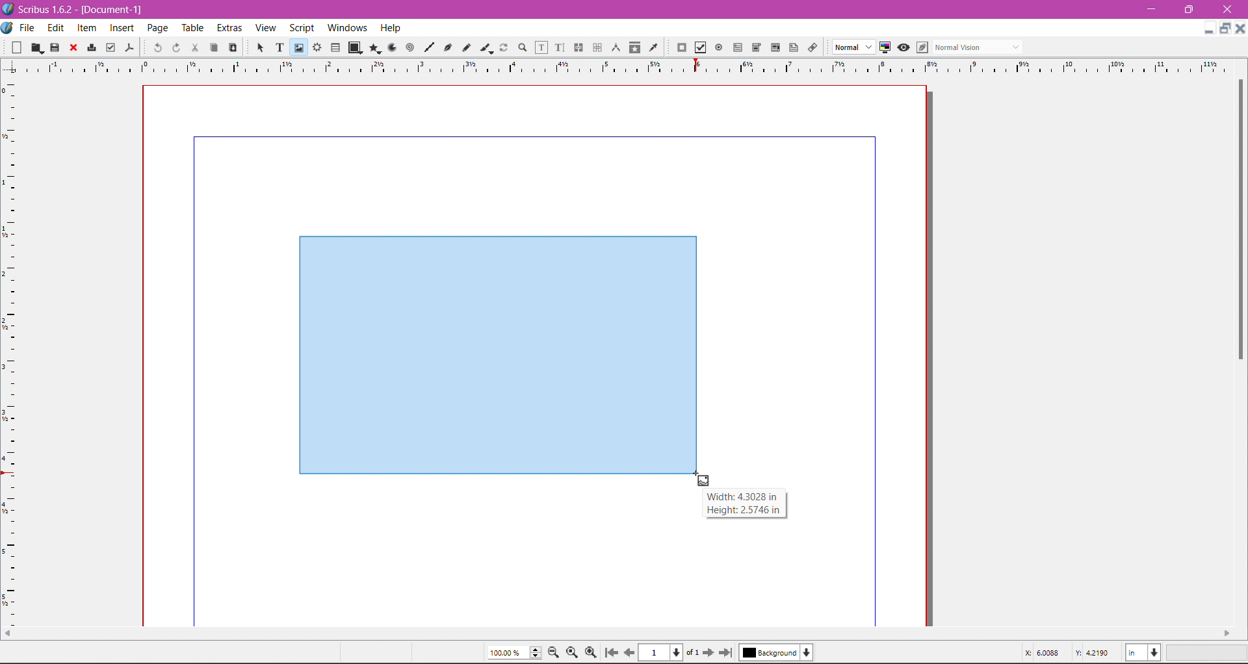  What do you see at coordinates (812, 48) in the screenshot?
I see `Link Annotations` at bounding box center [812, 48].